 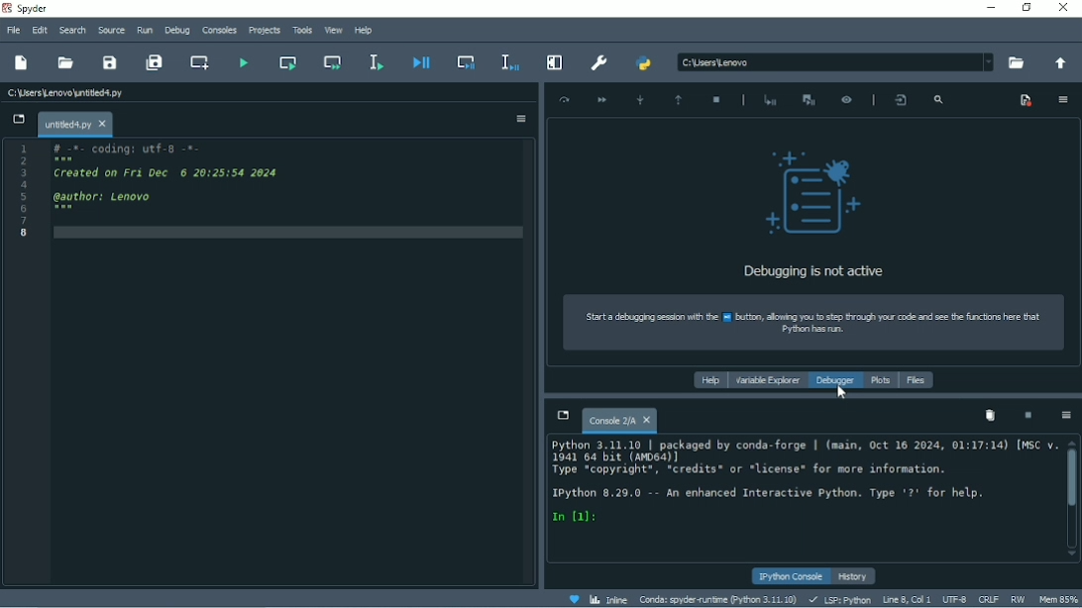 What do you see at coordinates (72, 30) in the screenshot?
I see `Search` at bounding box center [72, 30].